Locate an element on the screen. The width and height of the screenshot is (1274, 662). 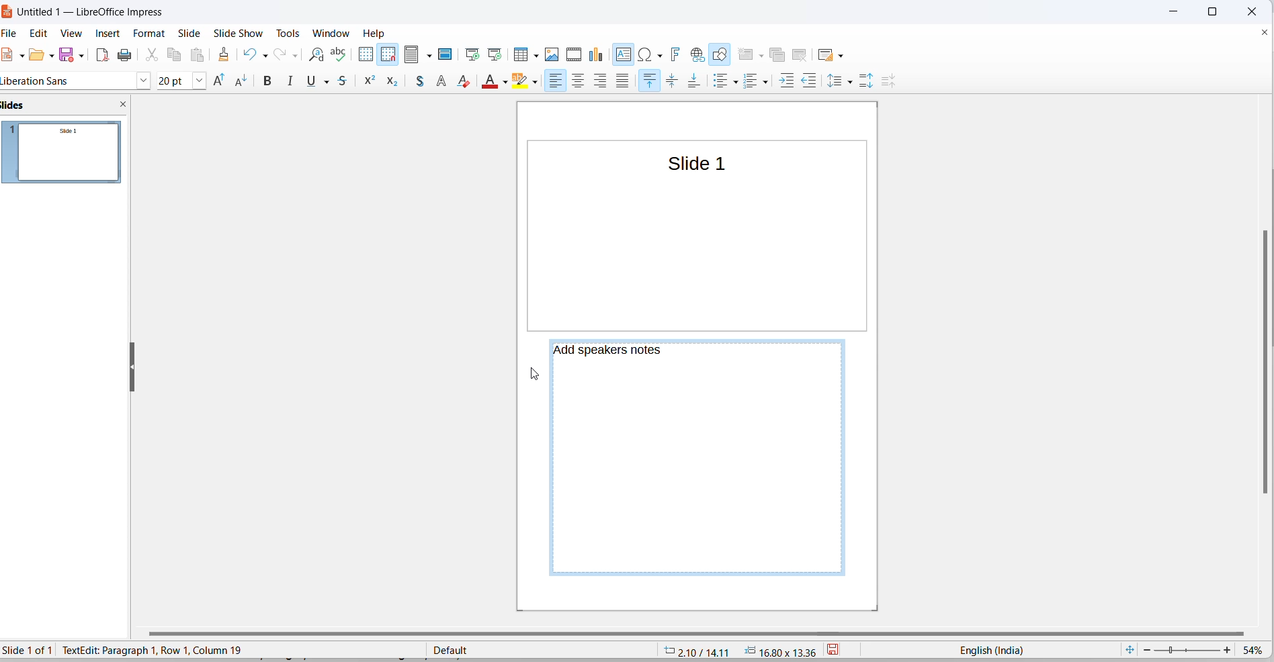
3d objects is located at coordinates (474, 79).